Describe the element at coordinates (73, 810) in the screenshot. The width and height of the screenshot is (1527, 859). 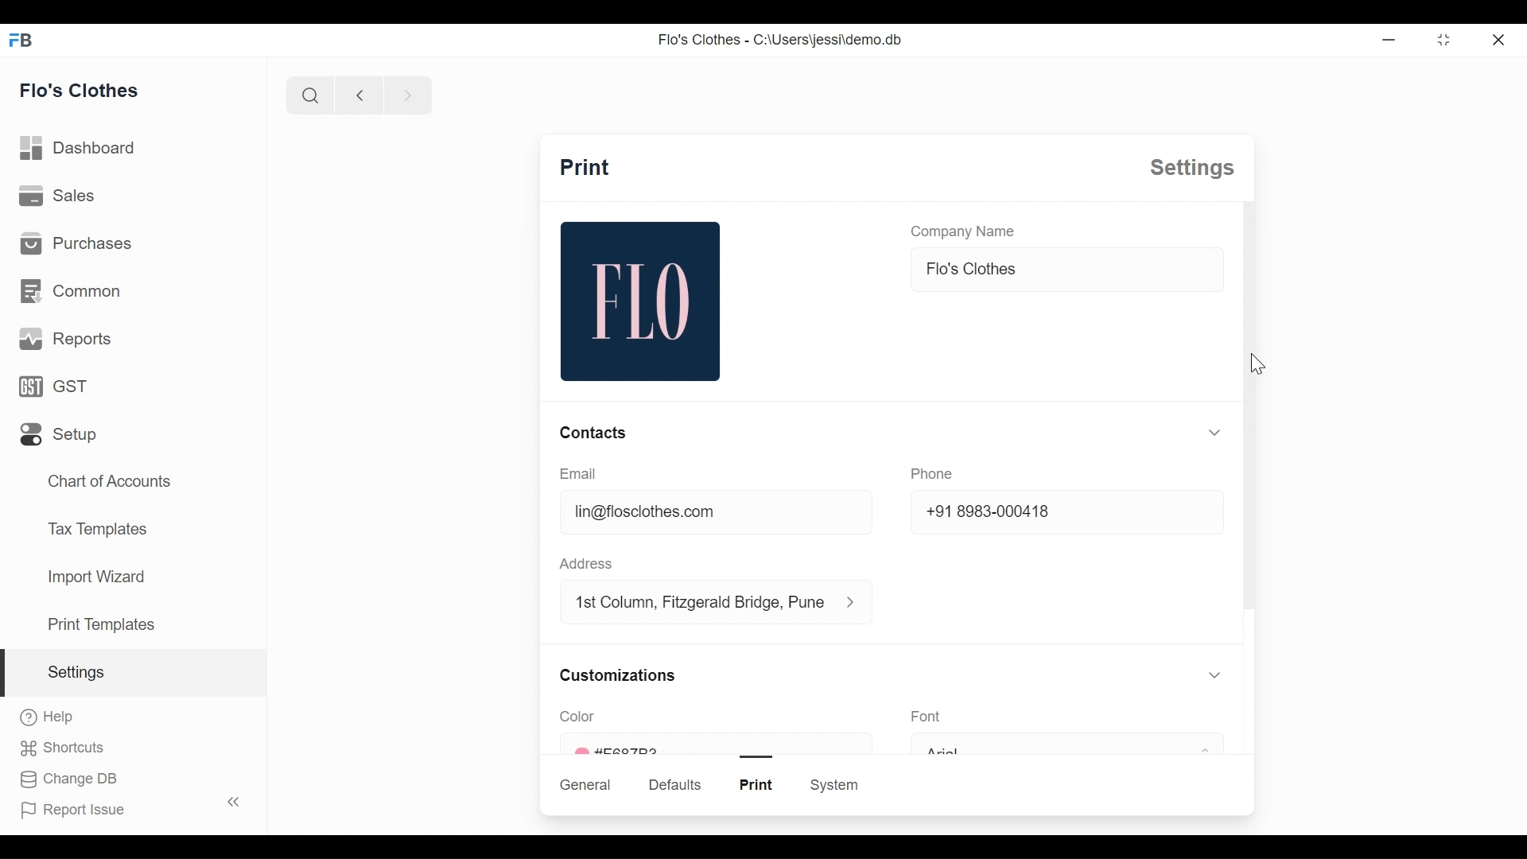
I see `report issue` at that location.